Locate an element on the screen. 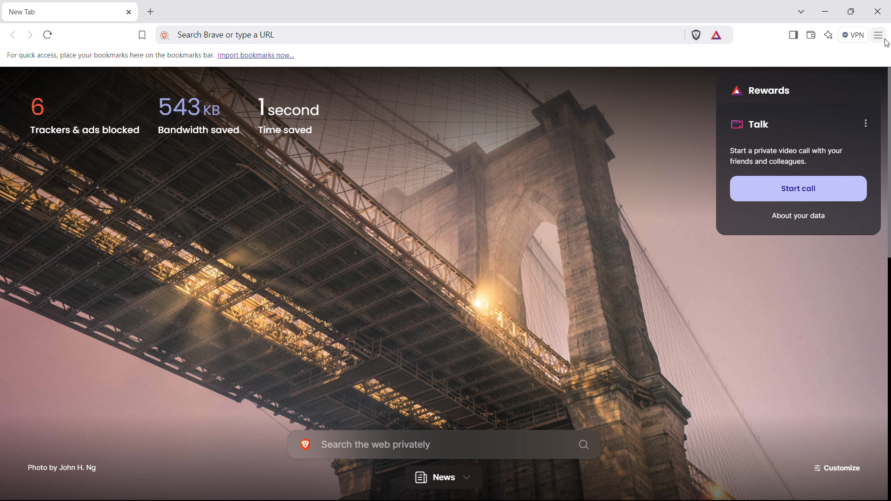  bookmark this tab is located at coordinates (142, 35).